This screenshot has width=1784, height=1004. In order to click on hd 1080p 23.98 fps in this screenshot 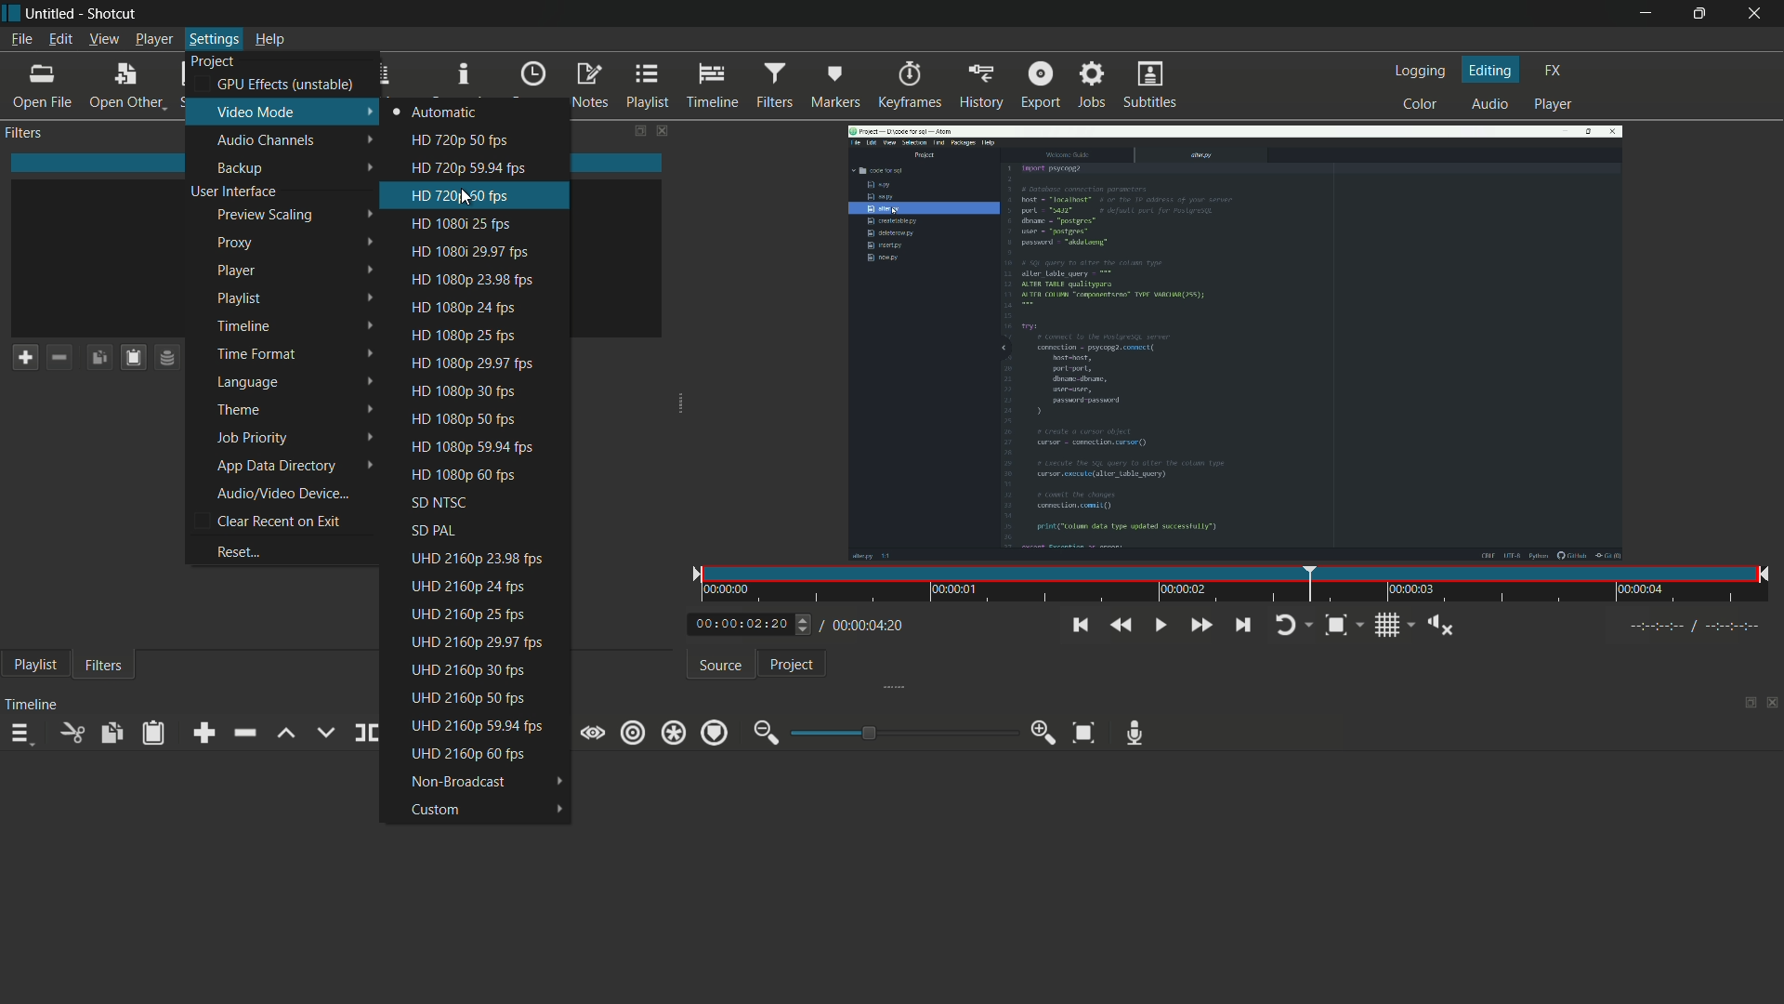, I will do `click(488, 281)`.